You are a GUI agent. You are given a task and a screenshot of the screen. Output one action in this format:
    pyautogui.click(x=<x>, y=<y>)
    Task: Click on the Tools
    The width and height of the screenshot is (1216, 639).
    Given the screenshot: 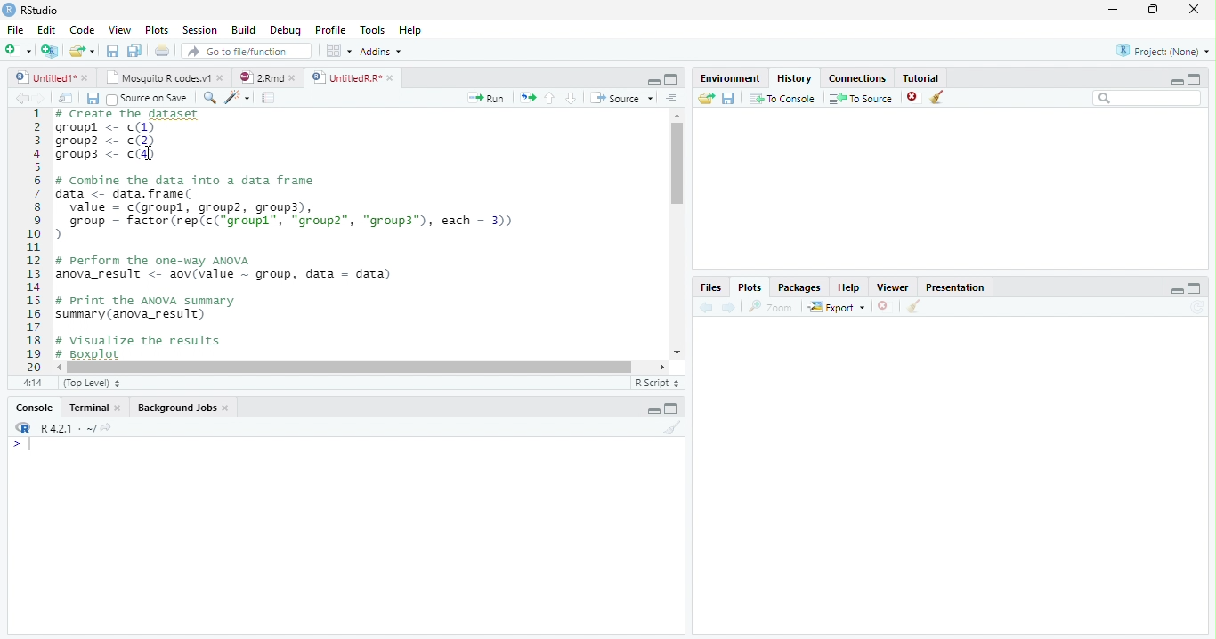 What is the action you would take?
    pyautogui.click(x=374, y=29)
    